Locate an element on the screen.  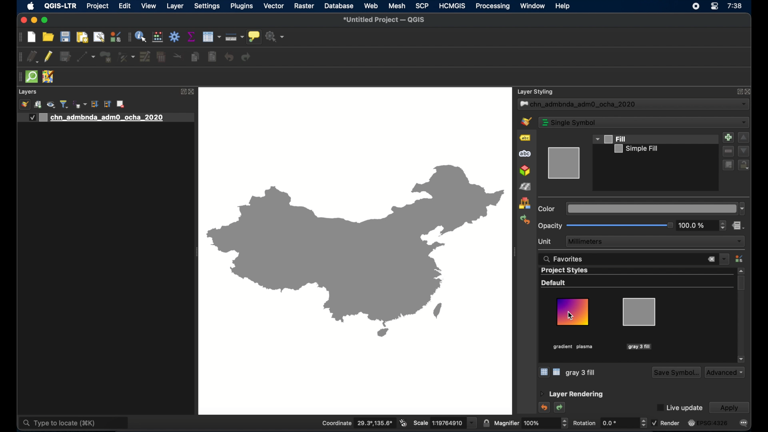
add group is located at coordinates (38, 105).